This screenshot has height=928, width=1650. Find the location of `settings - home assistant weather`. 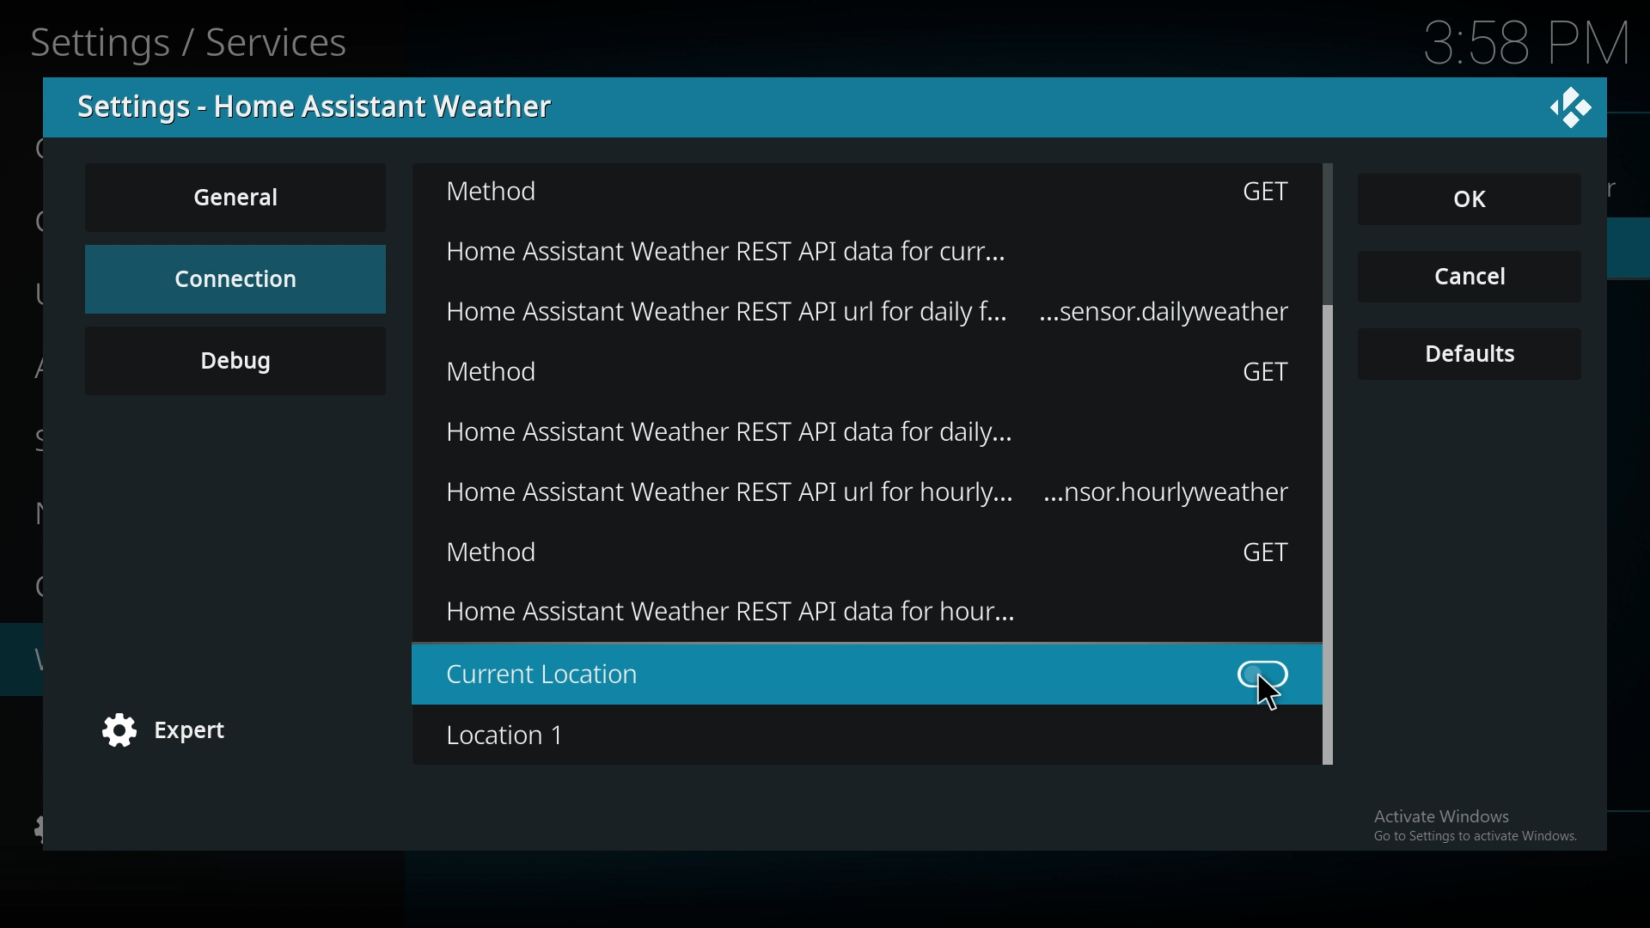

settings - home assistant weather is located at coordinates (326, 107).